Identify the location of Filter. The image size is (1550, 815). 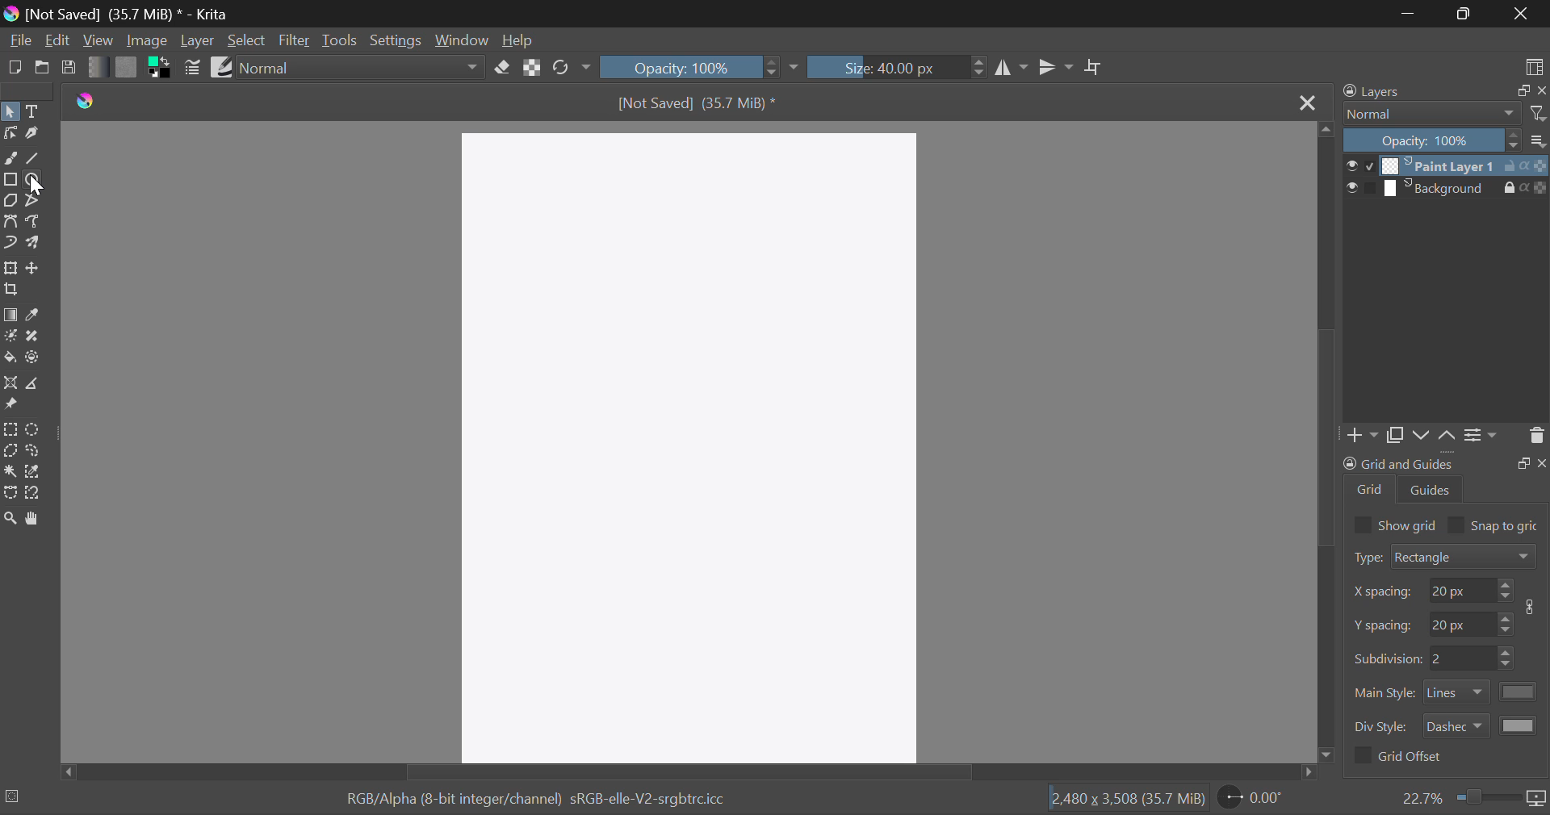
(295, 40).